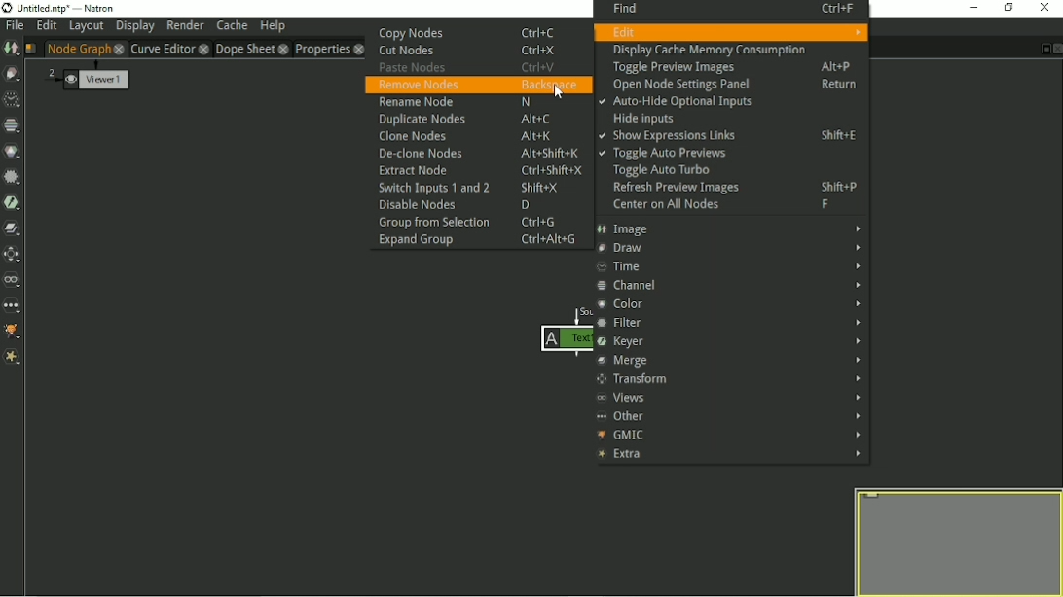 This screenshot has width=1063, height=597. What do you see at coordinates (953, 541) in the screenshot?
I see `Preview` at bounding box center [953, 541].